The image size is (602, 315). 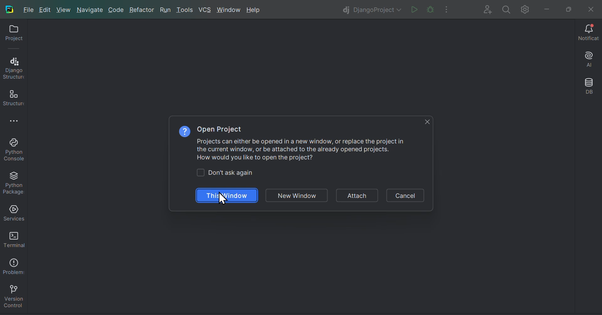 I want to click on Django project, so click(x=371, y=8).